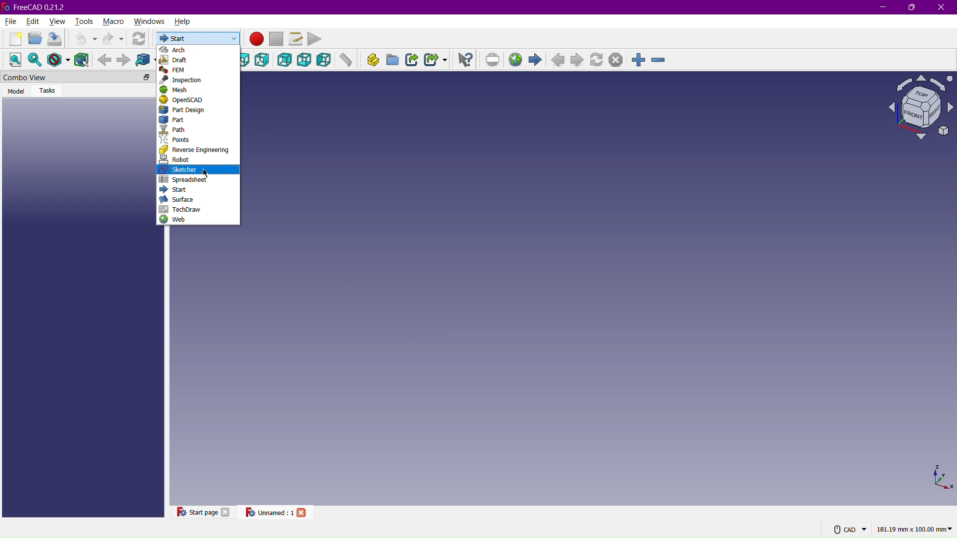 The height and width of the screenshot is (538, 957). I want to click on Zoom in, so click(638, 60).